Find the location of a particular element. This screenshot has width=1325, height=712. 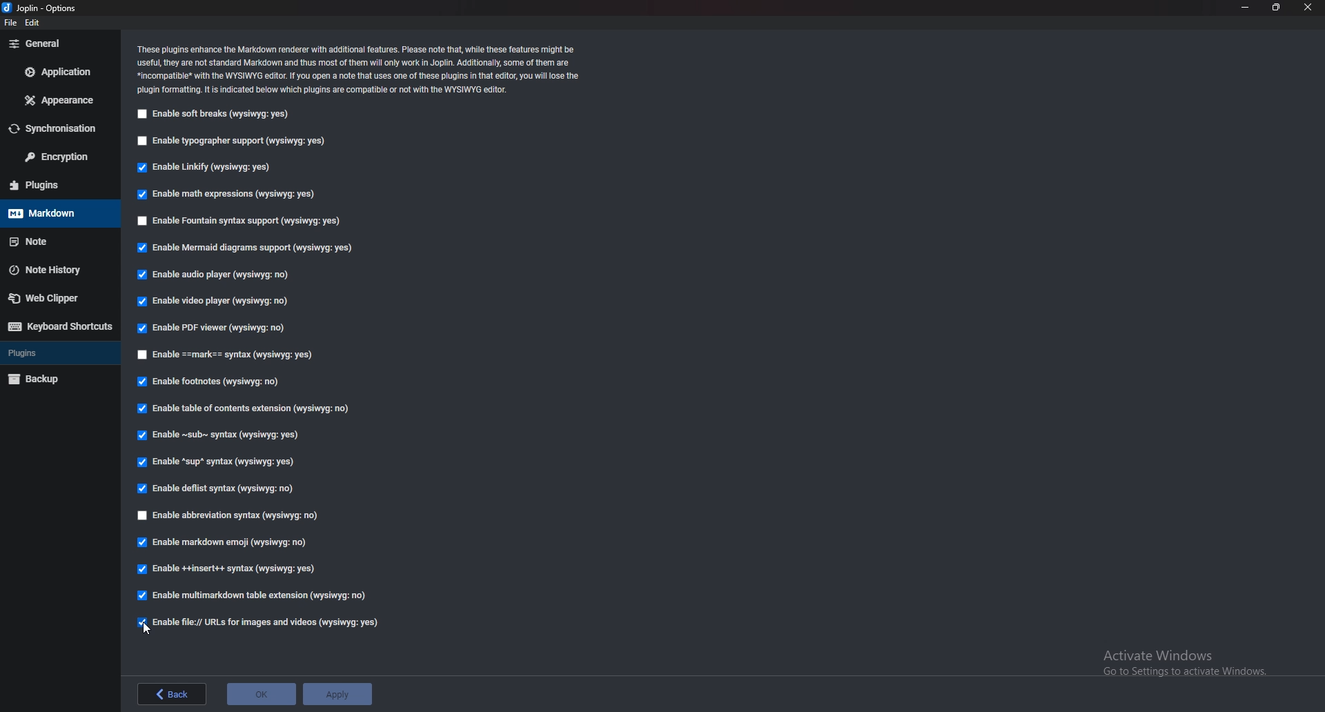

Enable typographer support (wysiwyg:yes) is located at coordinates (237, 142).